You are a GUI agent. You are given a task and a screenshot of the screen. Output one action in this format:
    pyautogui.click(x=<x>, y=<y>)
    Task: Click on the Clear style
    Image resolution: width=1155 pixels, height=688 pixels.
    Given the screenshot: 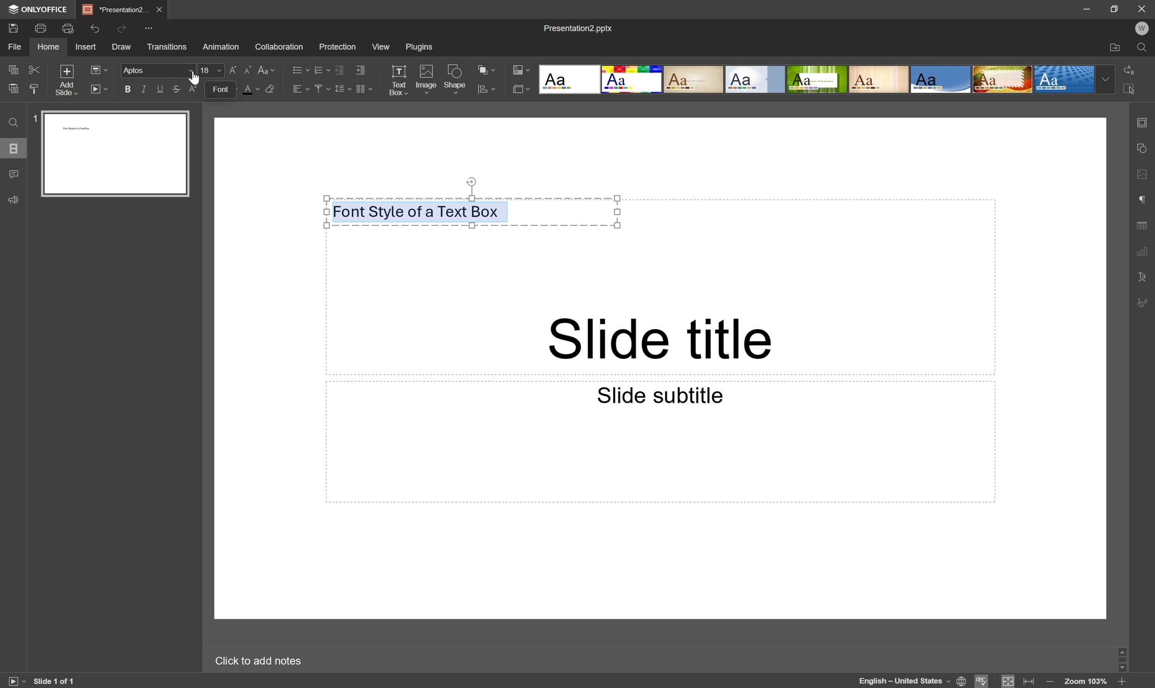 What is the action you would take?
    pyautogui.click(x=272, y=89)
    